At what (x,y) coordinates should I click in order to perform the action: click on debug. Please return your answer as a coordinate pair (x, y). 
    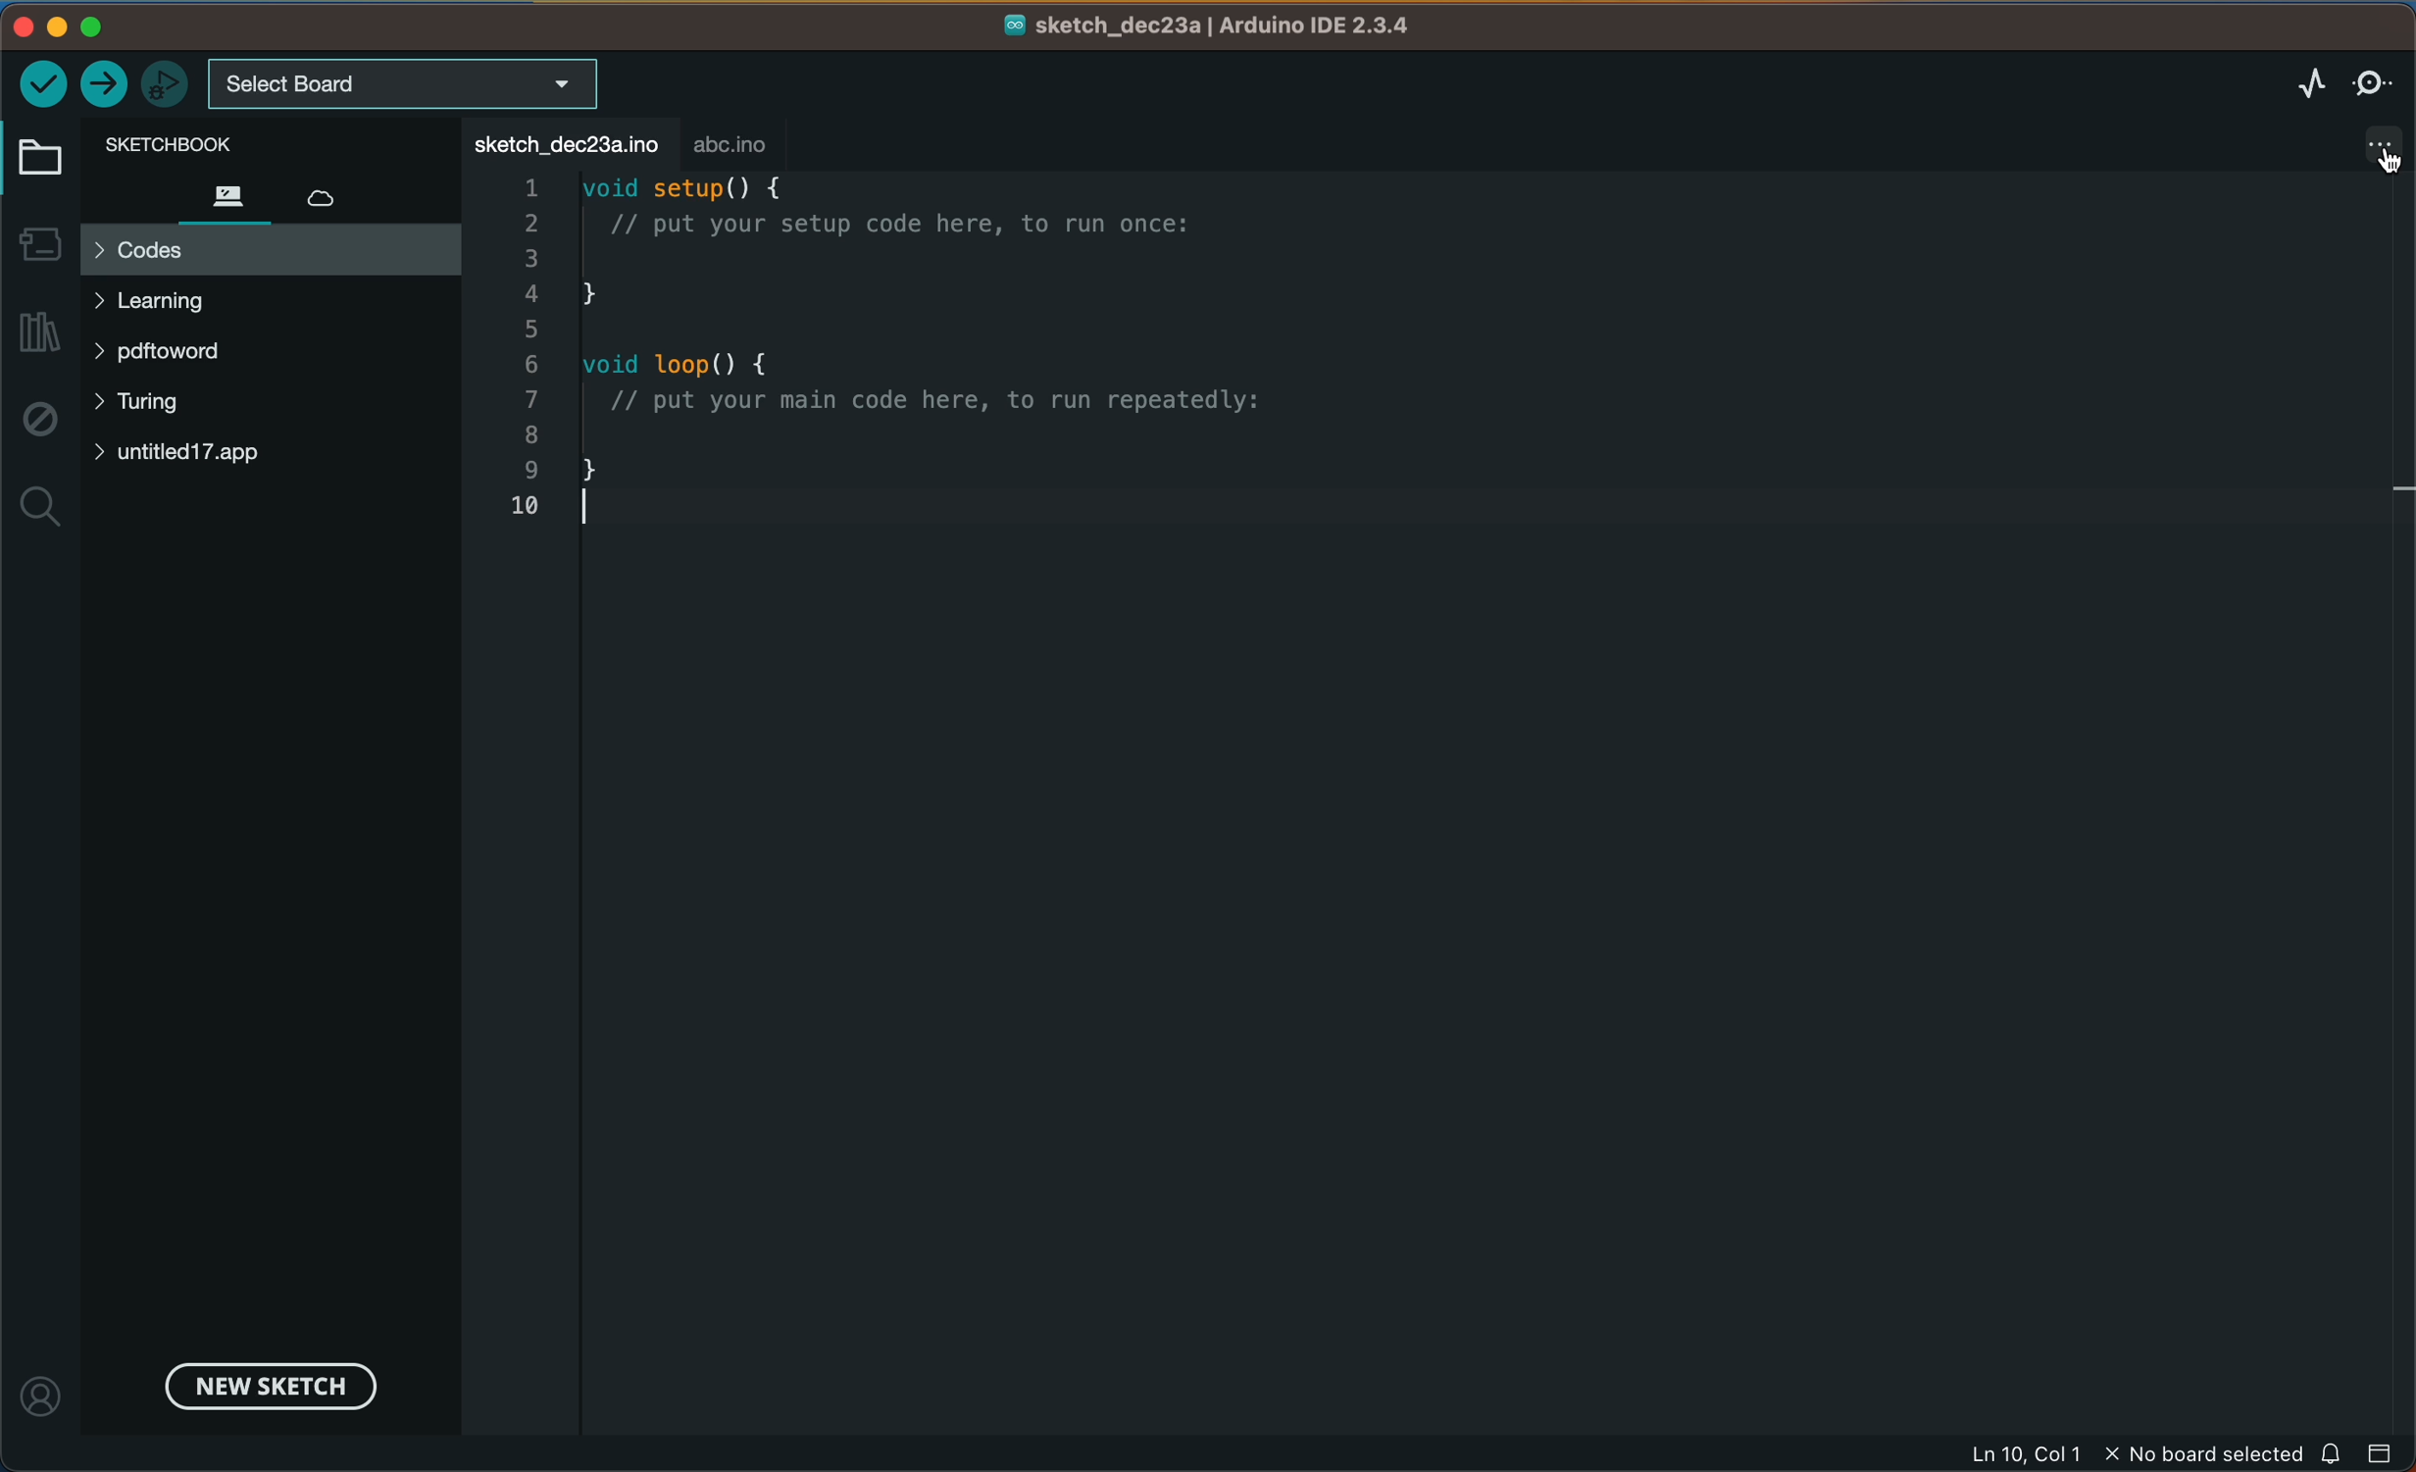
    Looking at the image, I should click on (44, 419).